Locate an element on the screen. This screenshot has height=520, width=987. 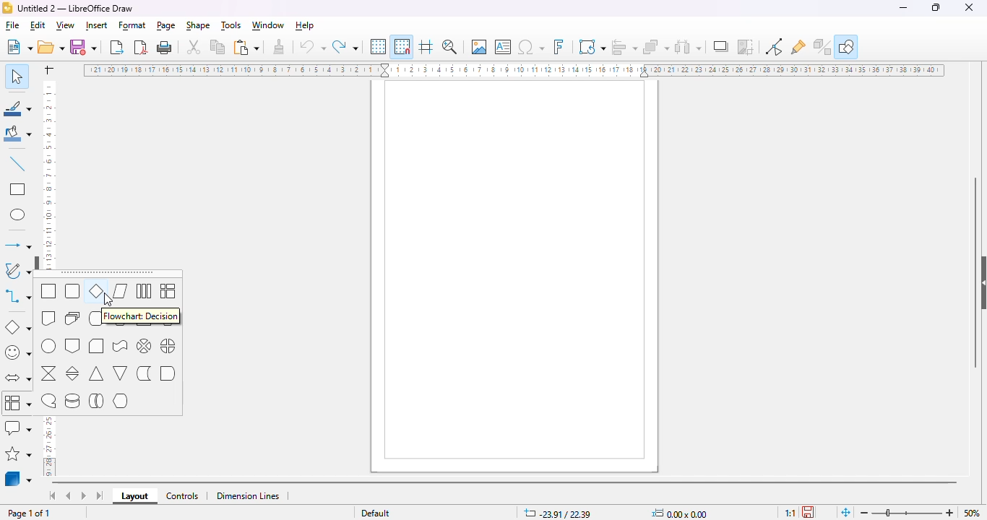
undo is located at coordinates (312, 47).